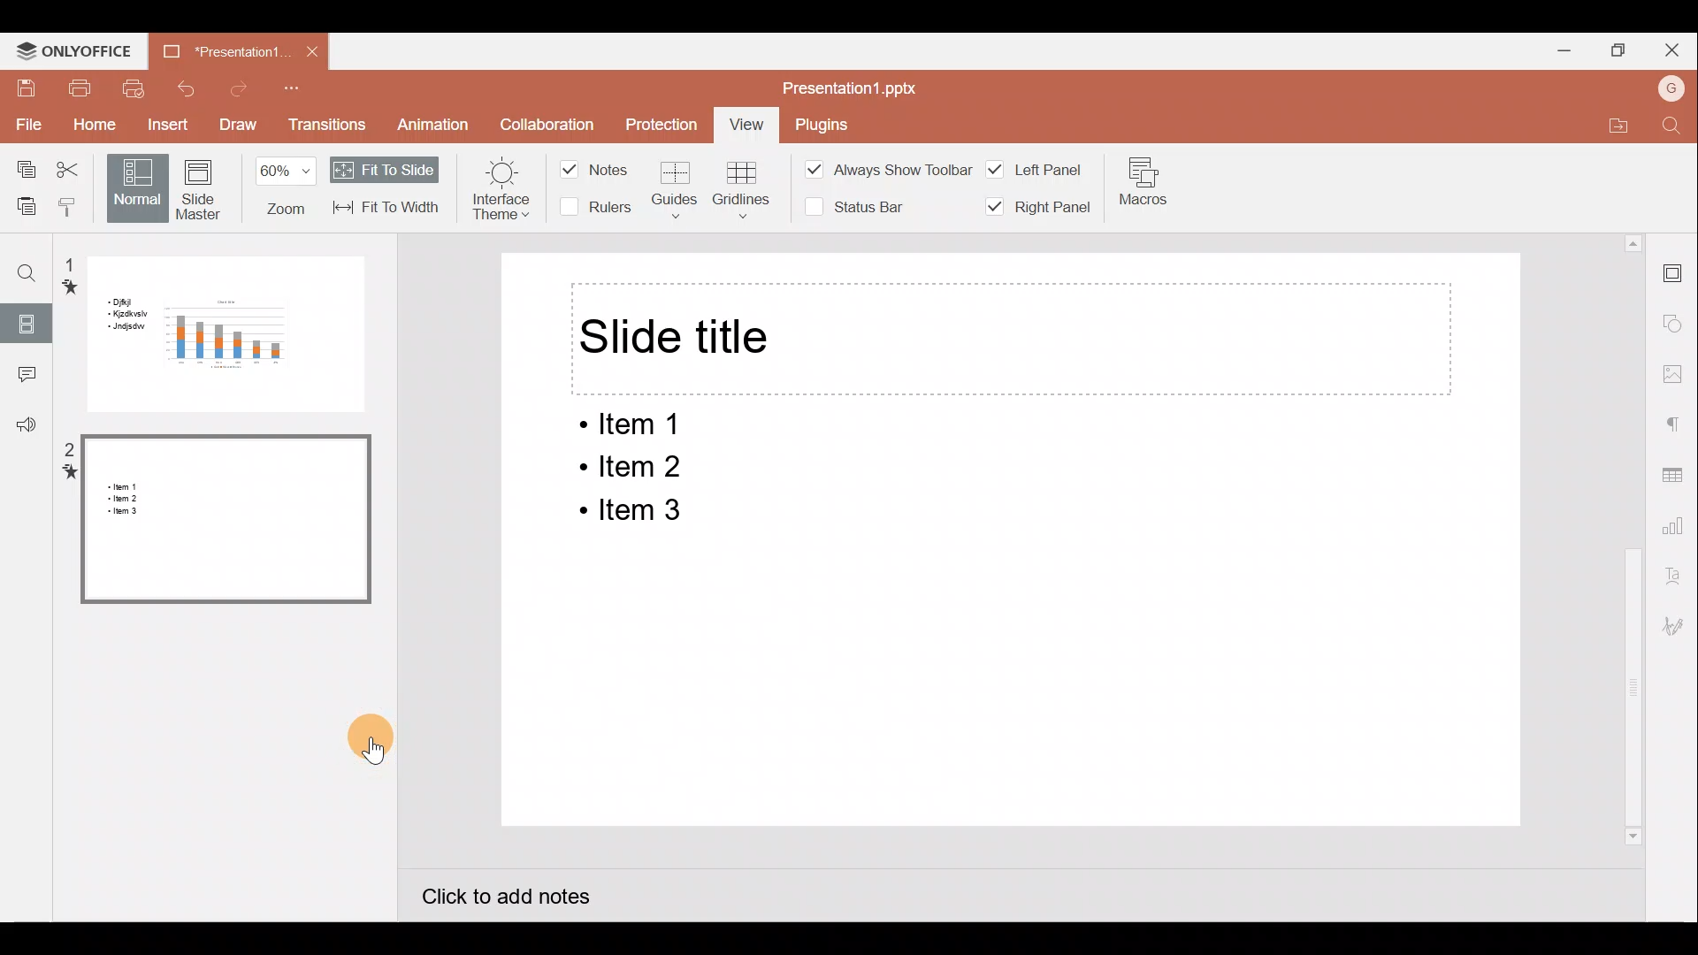 The height and width of the screenshot is (955, 1698). What do you see at coordinates (1044, 213) in the screenshot?
I see `Right panel` at bounding box center [1044, 213].